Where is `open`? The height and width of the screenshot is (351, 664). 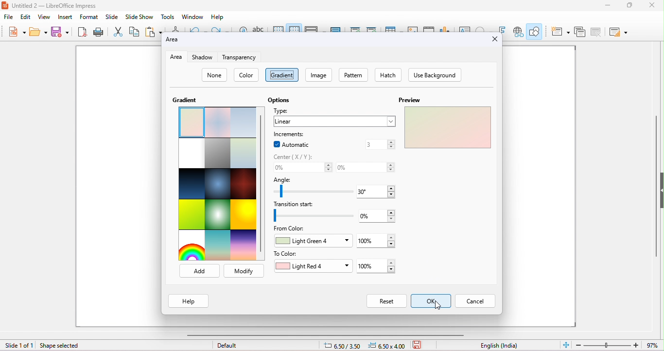
open is located at coordinates (37, 32).